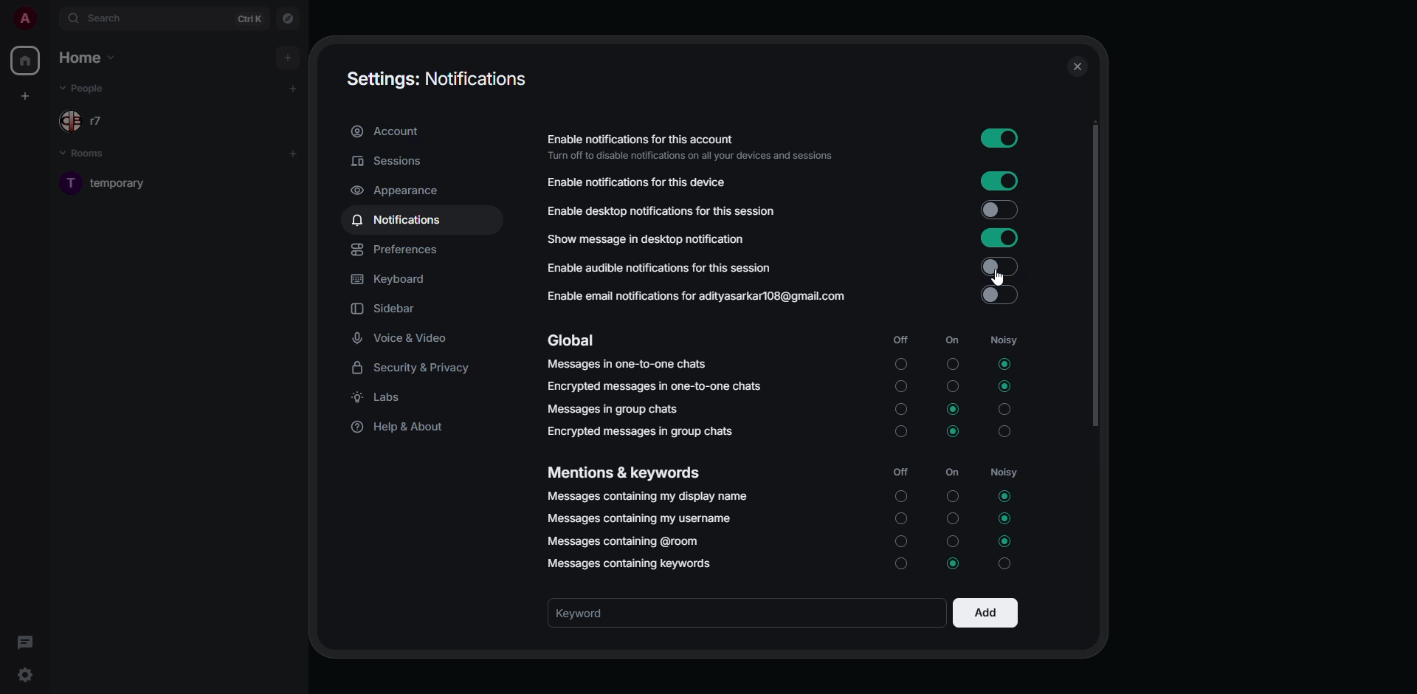  Describe the element at coordinates (902, 364) in the screenshot. I see `Off Unselected` at that location.